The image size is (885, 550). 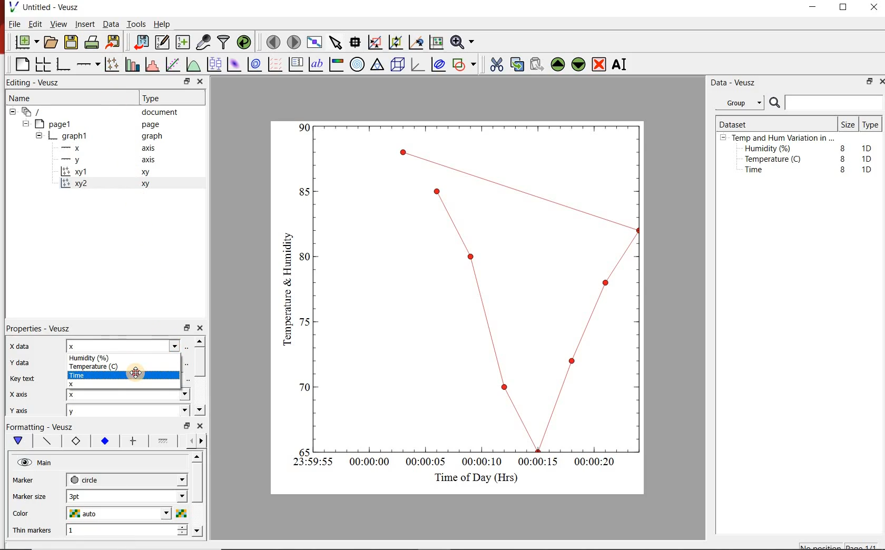 I want to click on plot bar charts, so click(x=133, y=63).